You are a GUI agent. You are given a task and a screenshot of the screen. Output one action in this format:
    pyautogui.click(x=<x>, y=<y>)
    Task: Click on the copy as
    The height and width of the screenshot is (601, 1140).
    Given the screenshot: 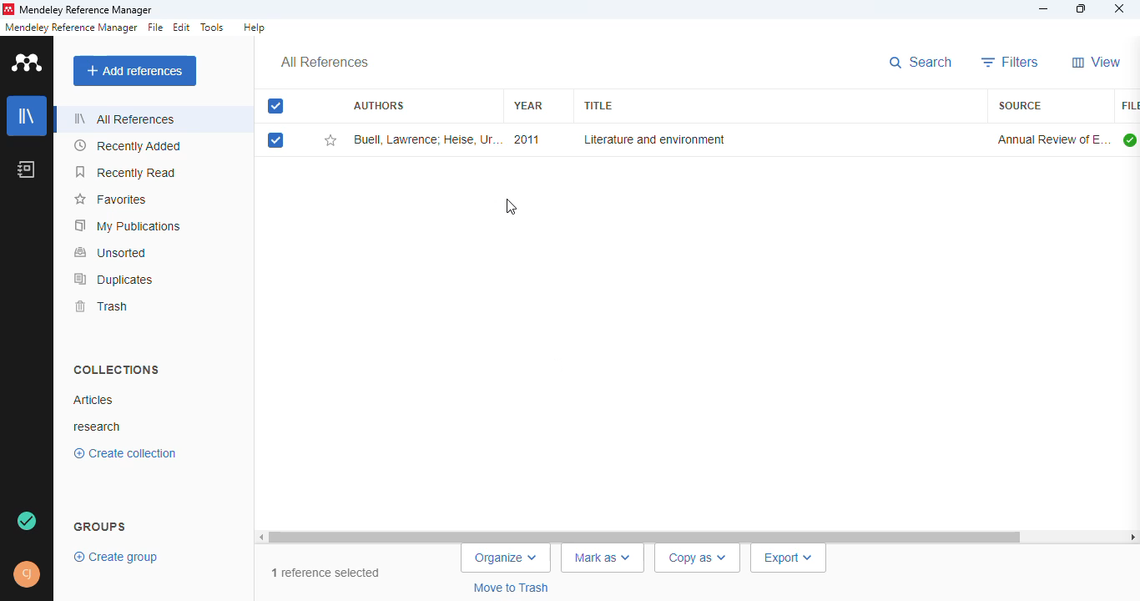 What is the action you would take?
    pyautogui.click(x=699, y=558)
    